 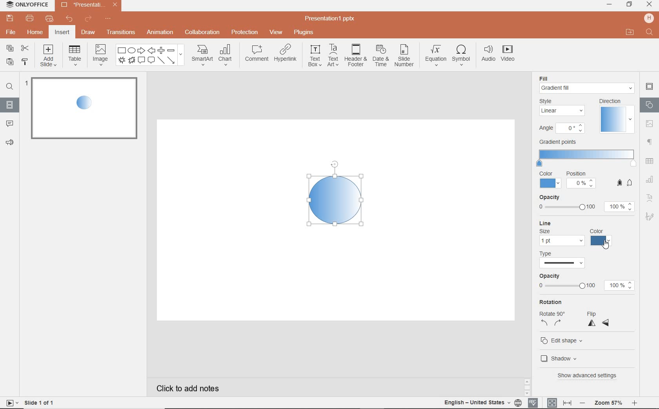 I want to click on file, so click(x=10, y=32).